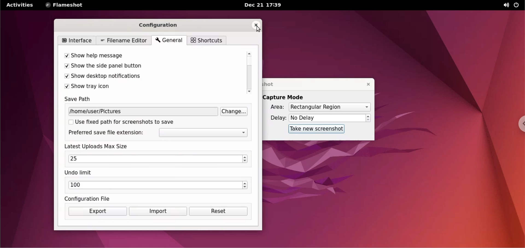 The height and width of the screenshot is (248, 525). Describe the element at coordinates (256, 25) in the screenshot. I see `close` at that location.